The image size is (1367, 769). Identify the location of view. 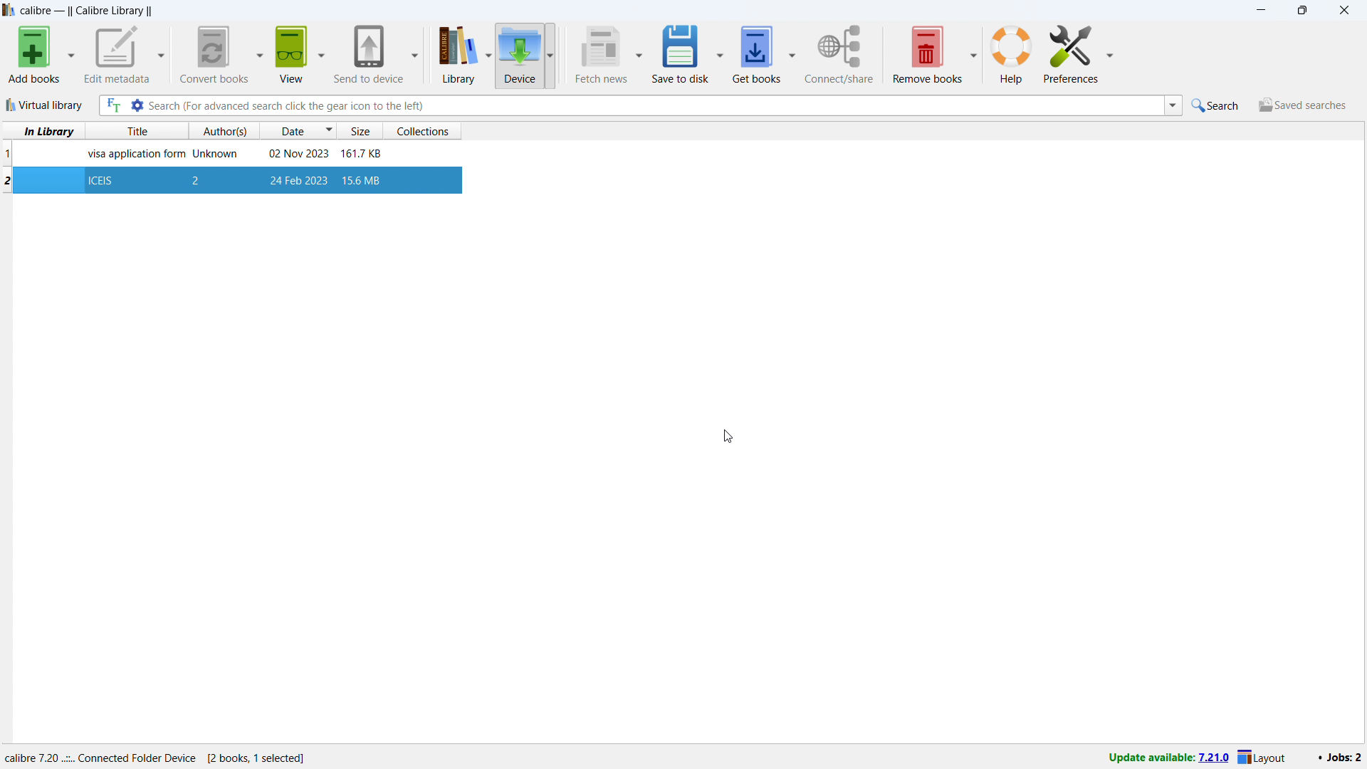
(290, 54).